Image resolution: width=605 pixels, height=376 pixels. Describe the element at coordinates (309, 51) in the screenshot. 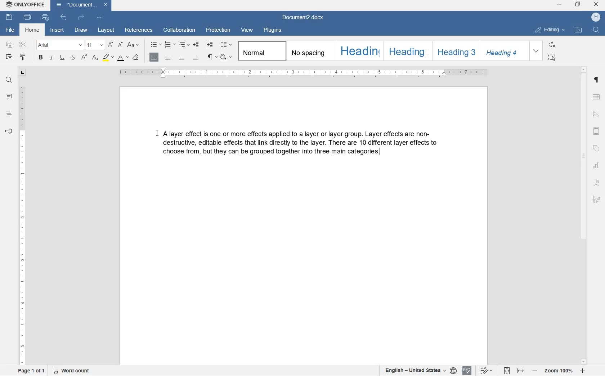

I see `no spacing` at that location.